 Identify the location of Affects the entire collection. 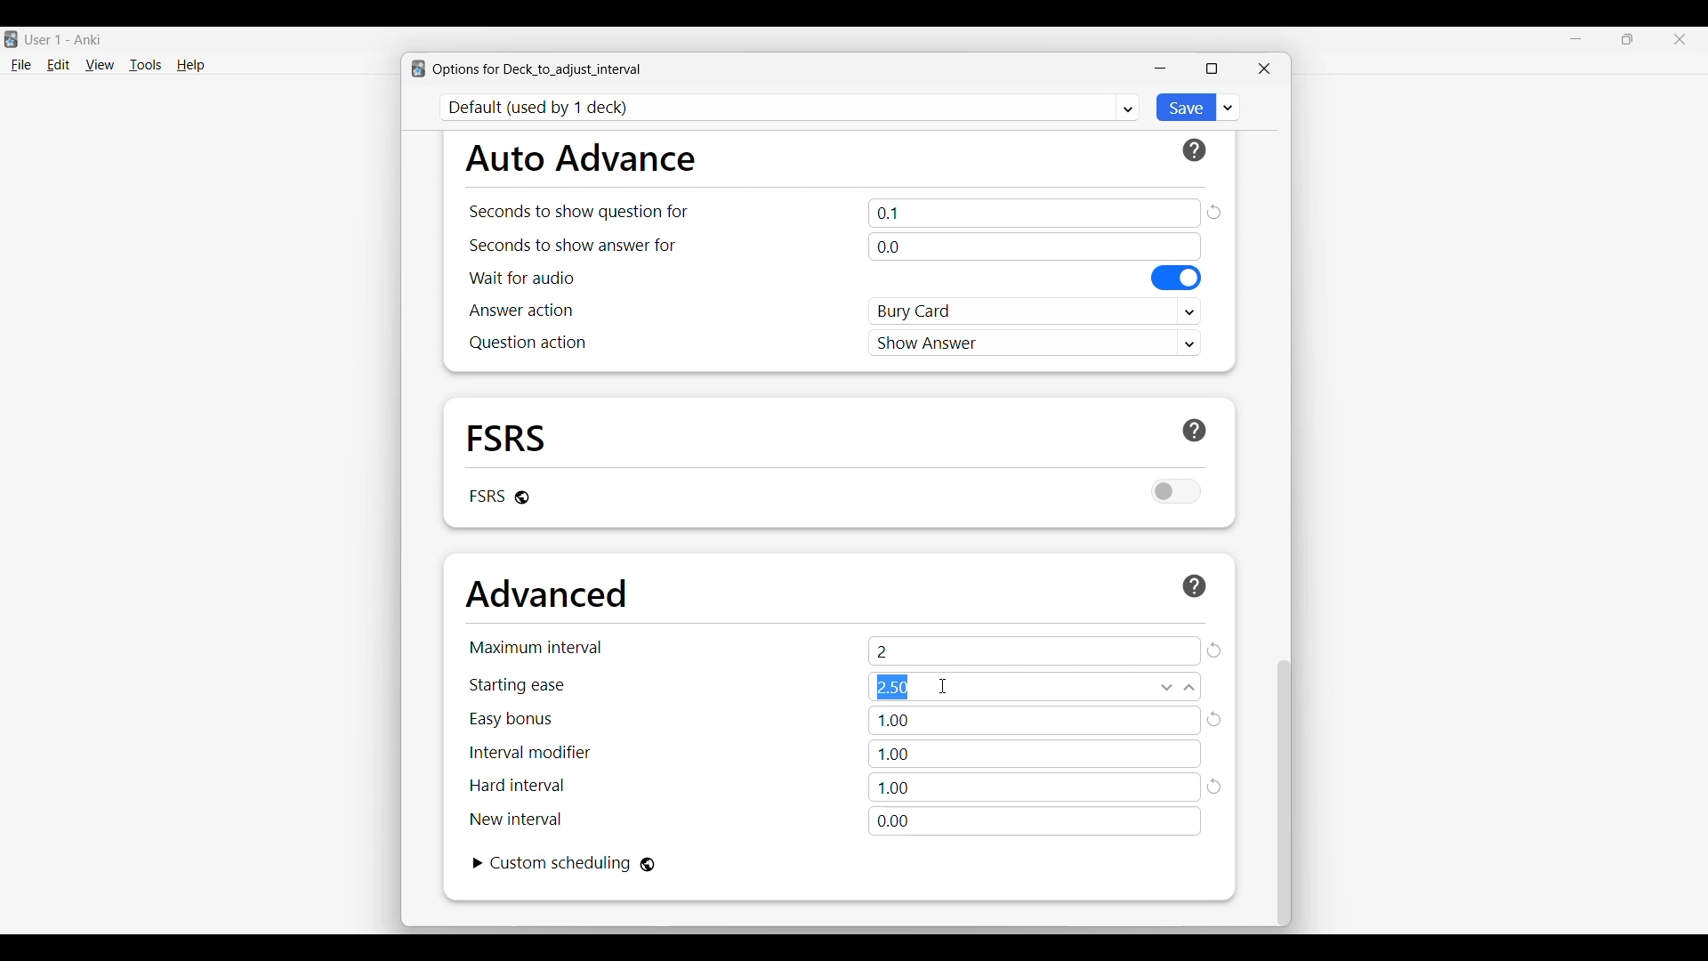
(522, 497).